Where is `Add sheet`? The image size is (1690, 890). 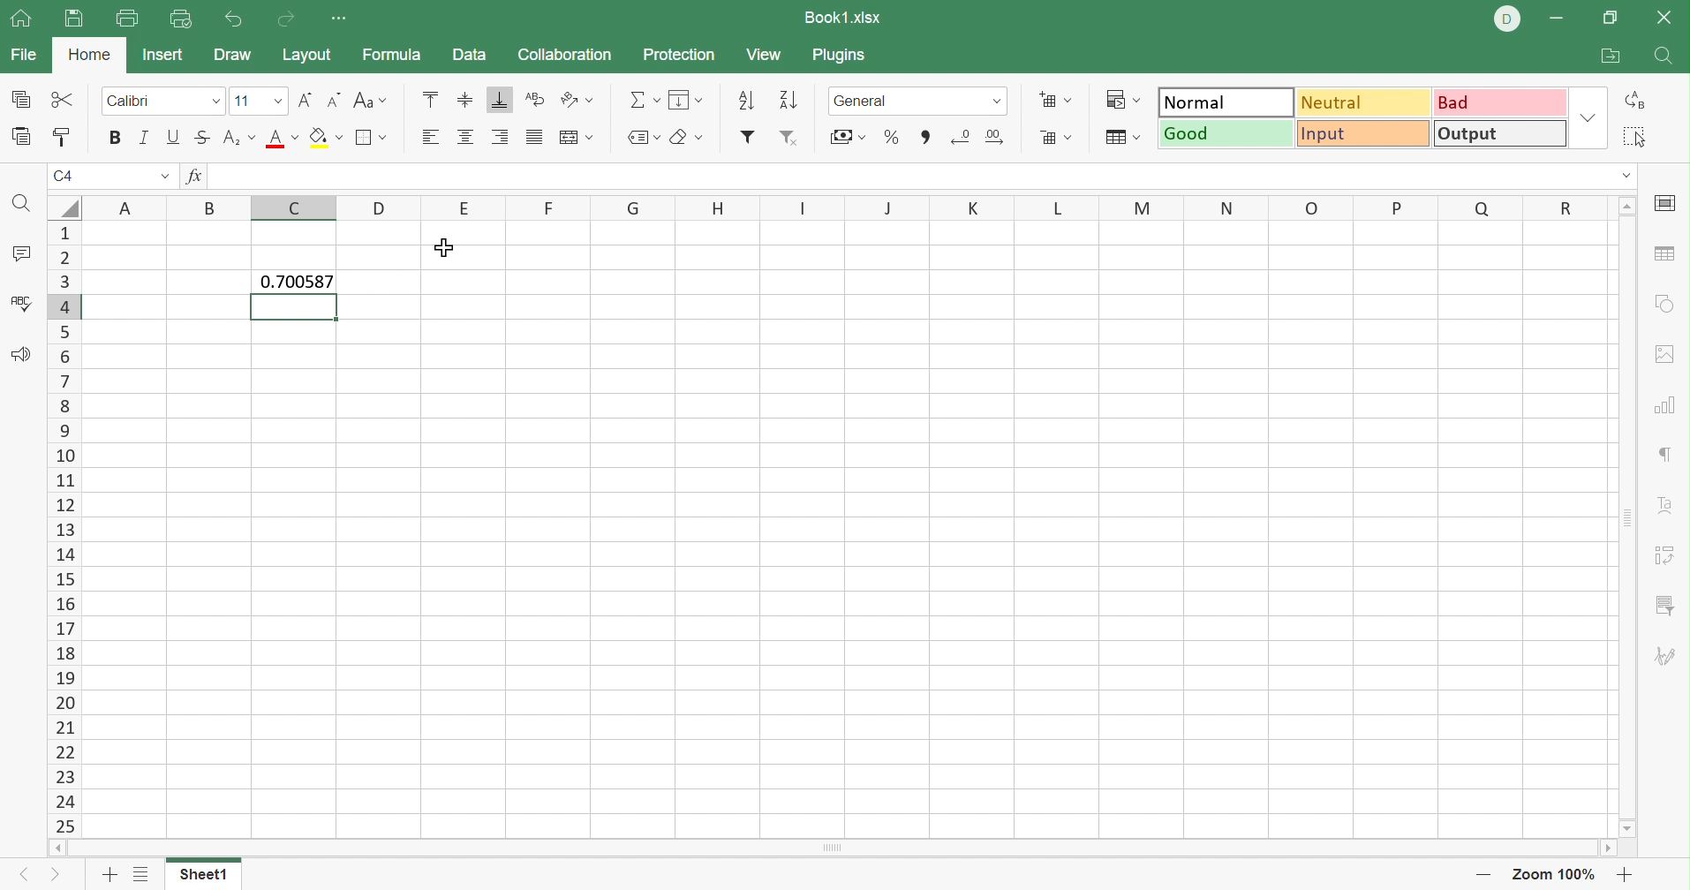
Add sheet is located at coordinates (111, 874).